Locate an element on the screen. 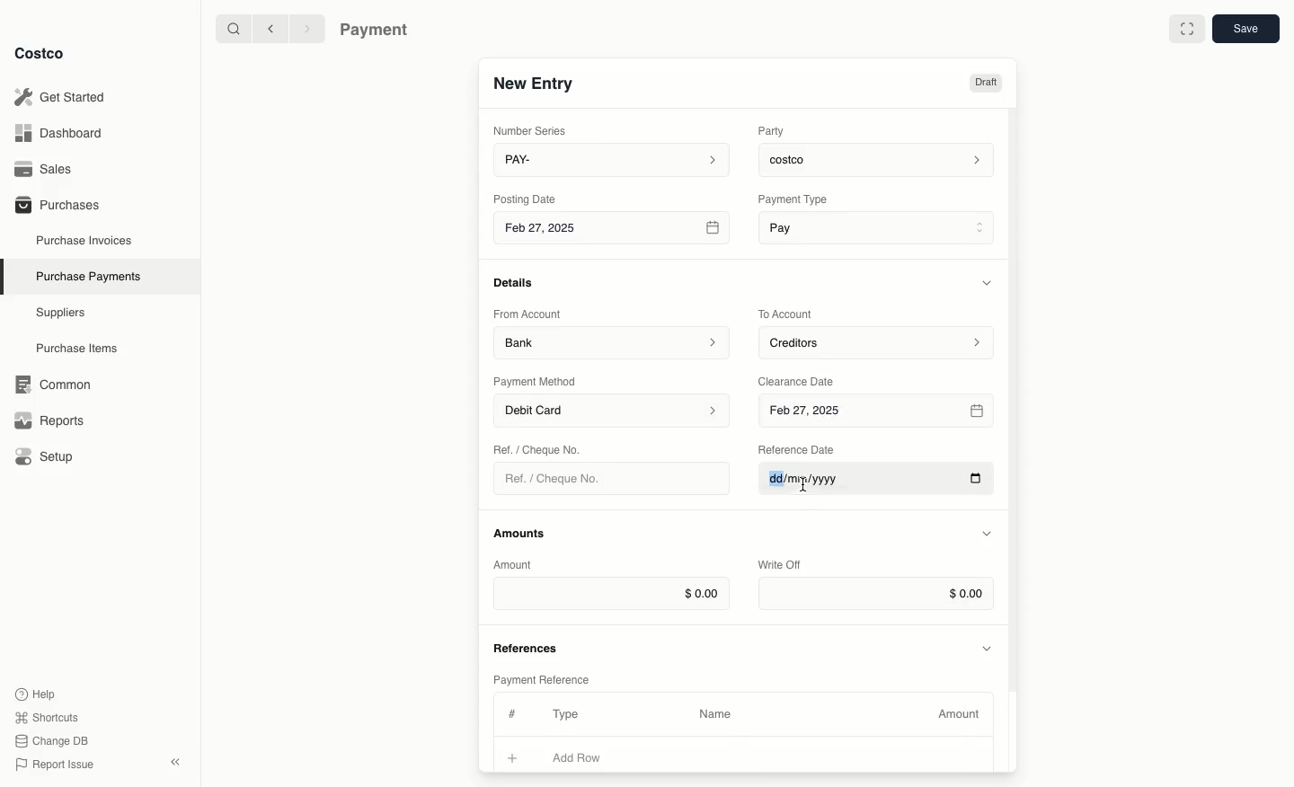  Payment Method is located at coordinates (536, 381).